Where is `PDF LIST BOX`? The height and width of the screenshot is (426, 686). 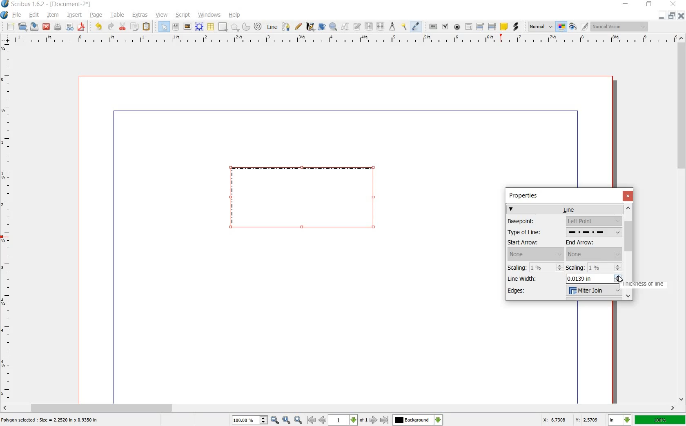
PDF LIST BOX is located at coordinates (492, 27).